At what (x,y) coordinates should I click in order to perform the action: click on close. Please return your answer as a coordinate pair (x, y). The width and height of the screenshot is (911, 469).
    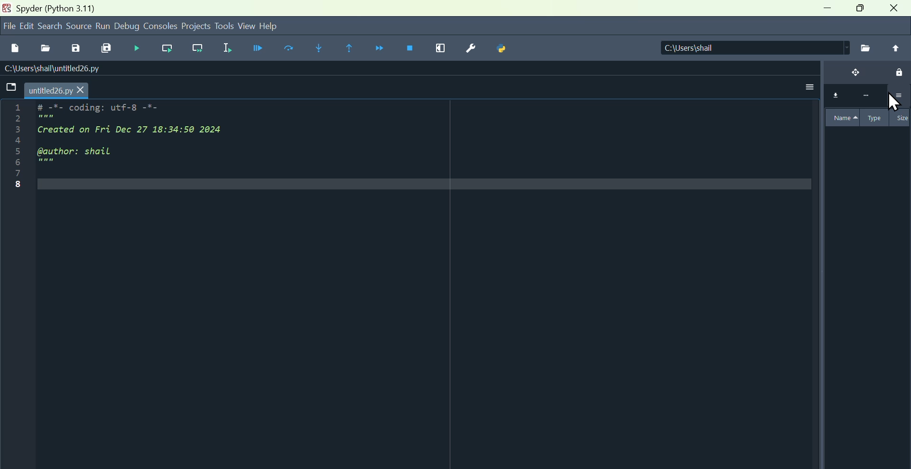
    Looking at the image, I should click on (896, 10).